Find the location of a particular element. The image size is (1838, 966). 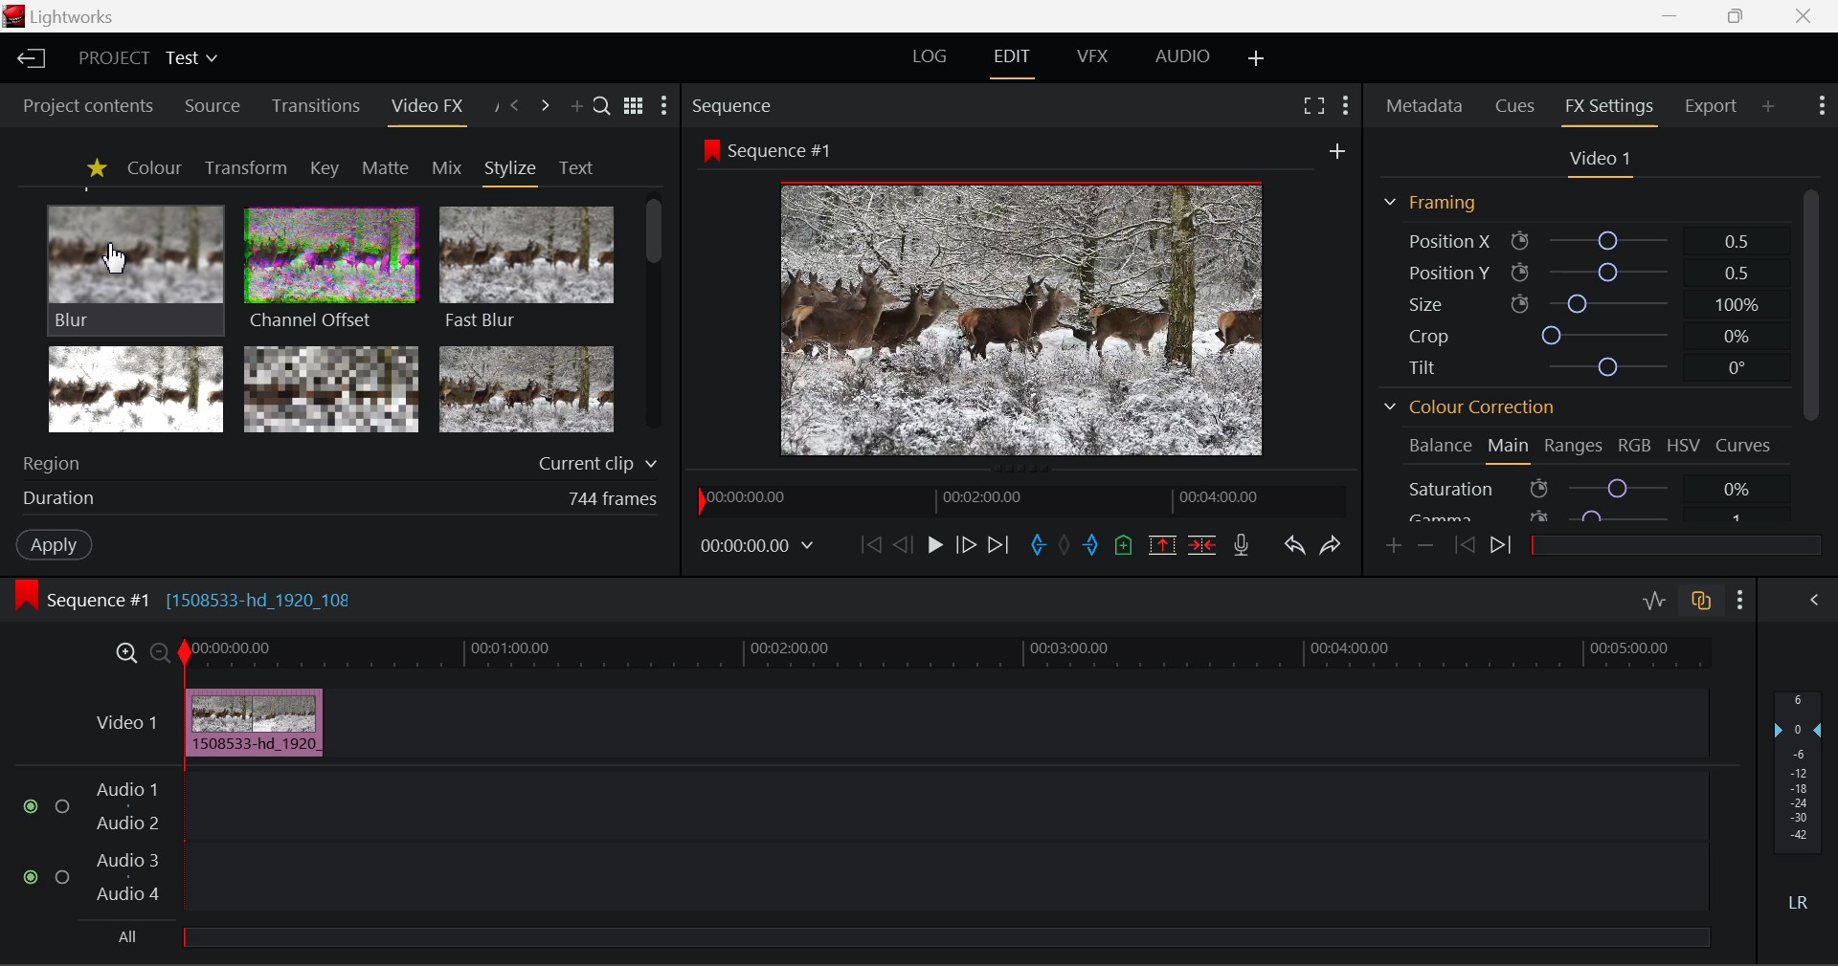

Edit Layout Open is located at coordinates (1016, 59).